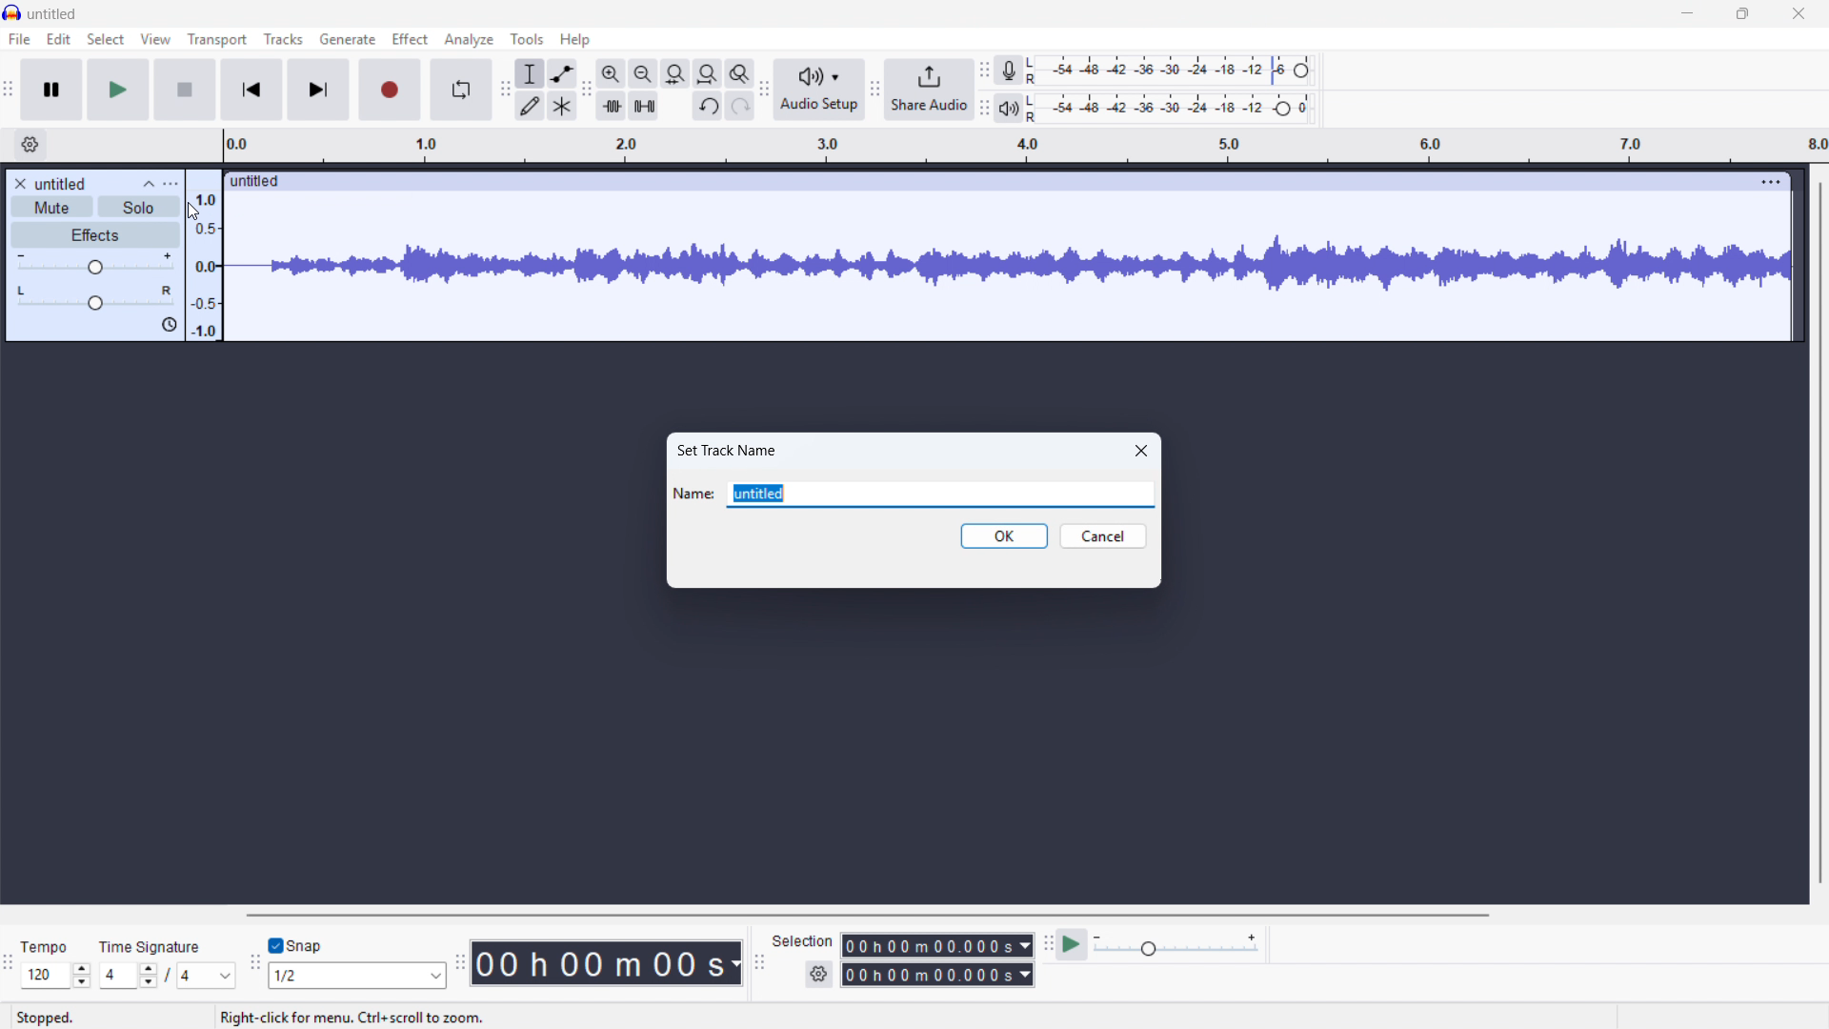  Describe the element at coordinates (20, 41) in the screenshot. I see `file ` at that location.